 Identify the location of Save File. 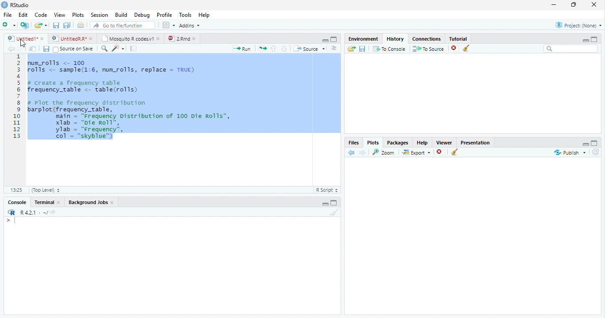
(363, 49).